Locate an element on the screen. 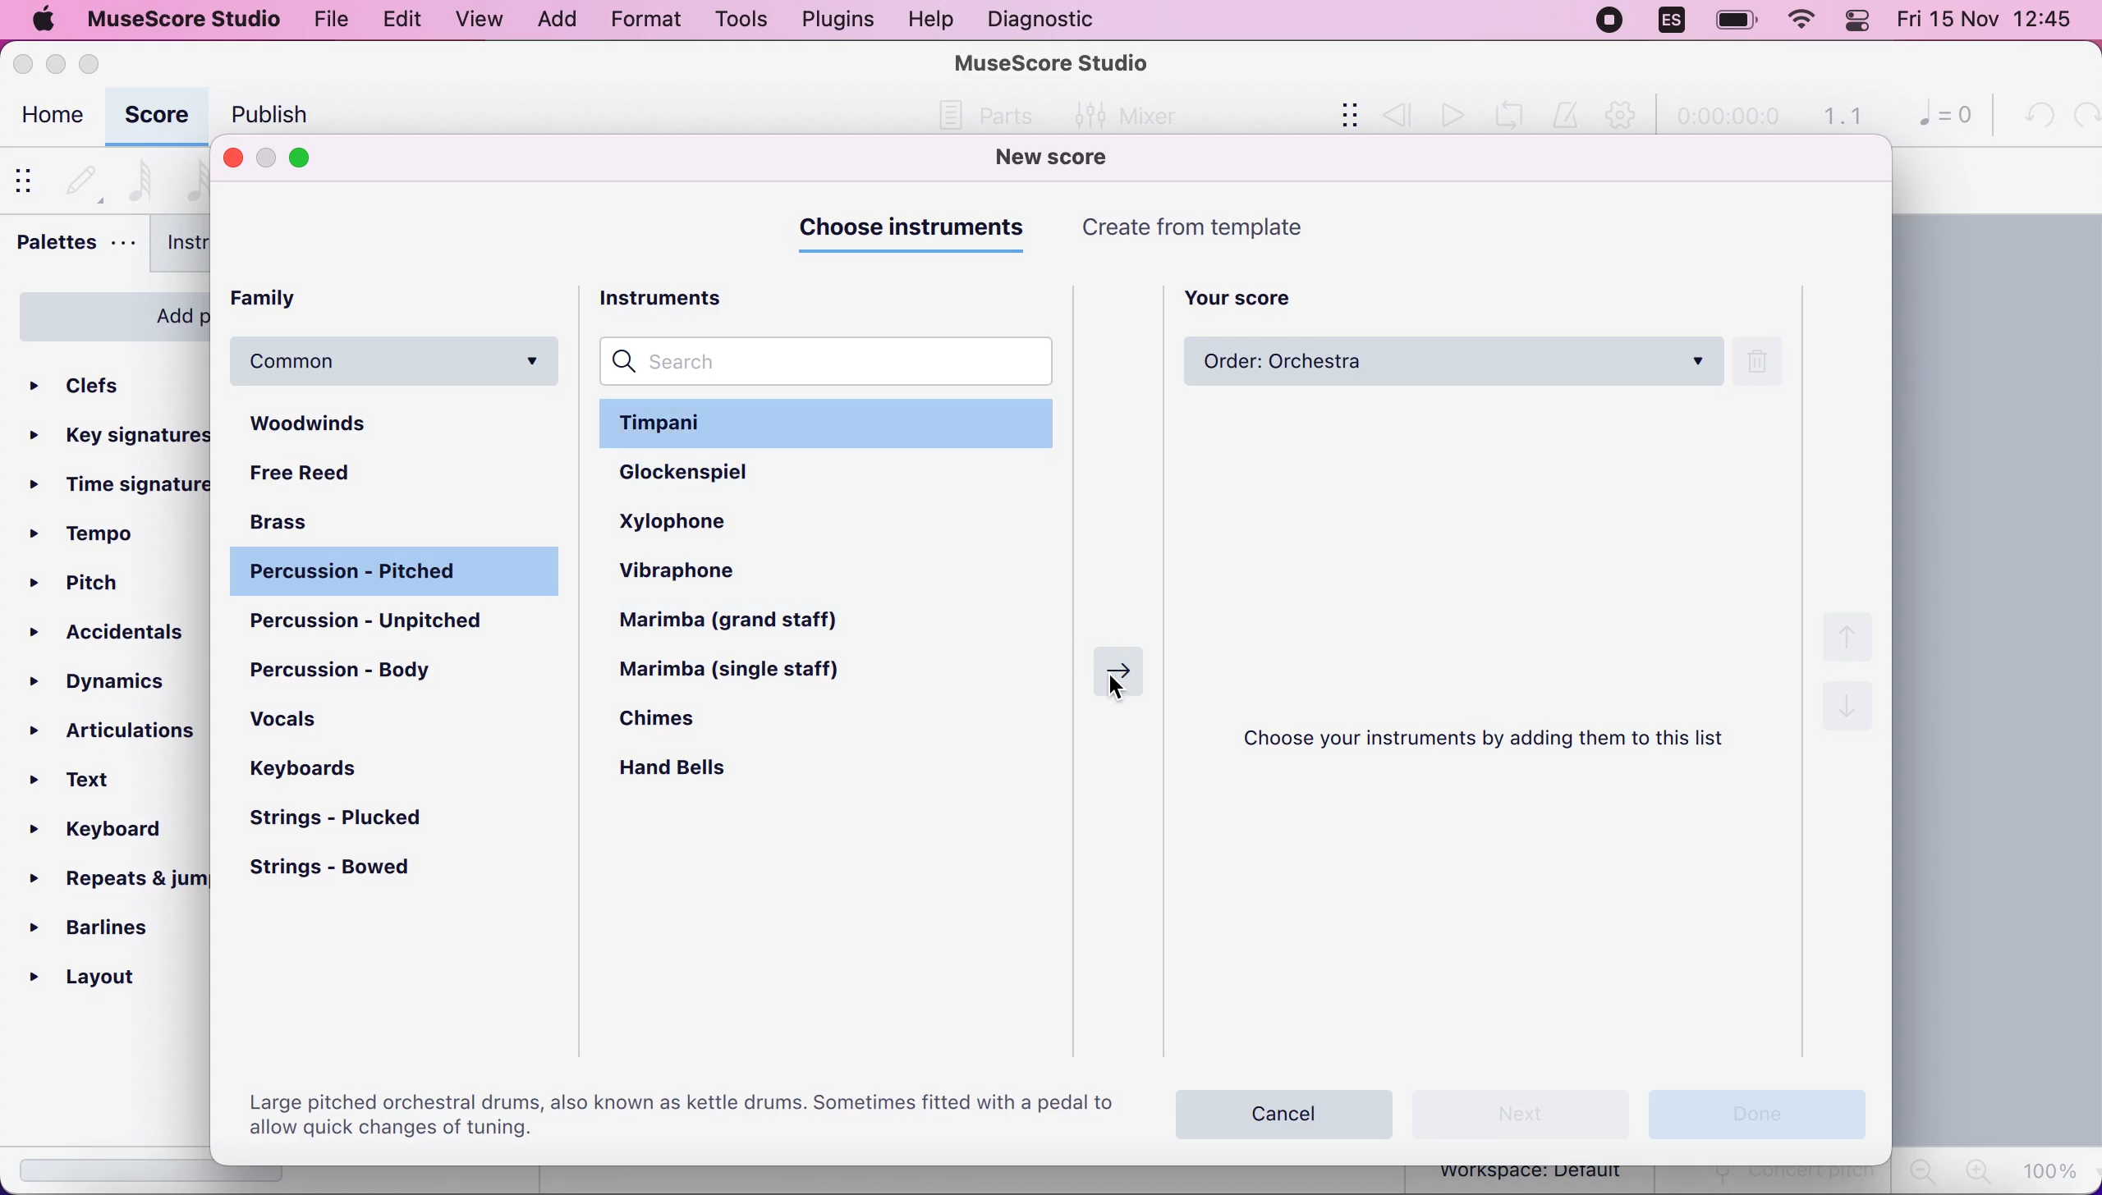  add palettes is located at coordinates (107, 313).